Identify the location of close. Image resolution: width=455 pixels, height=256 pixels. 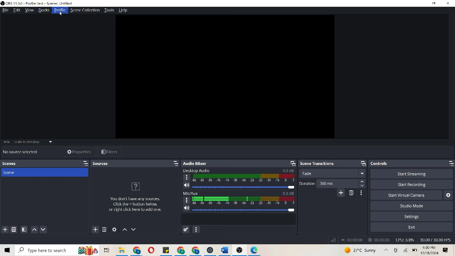
(448, 4).